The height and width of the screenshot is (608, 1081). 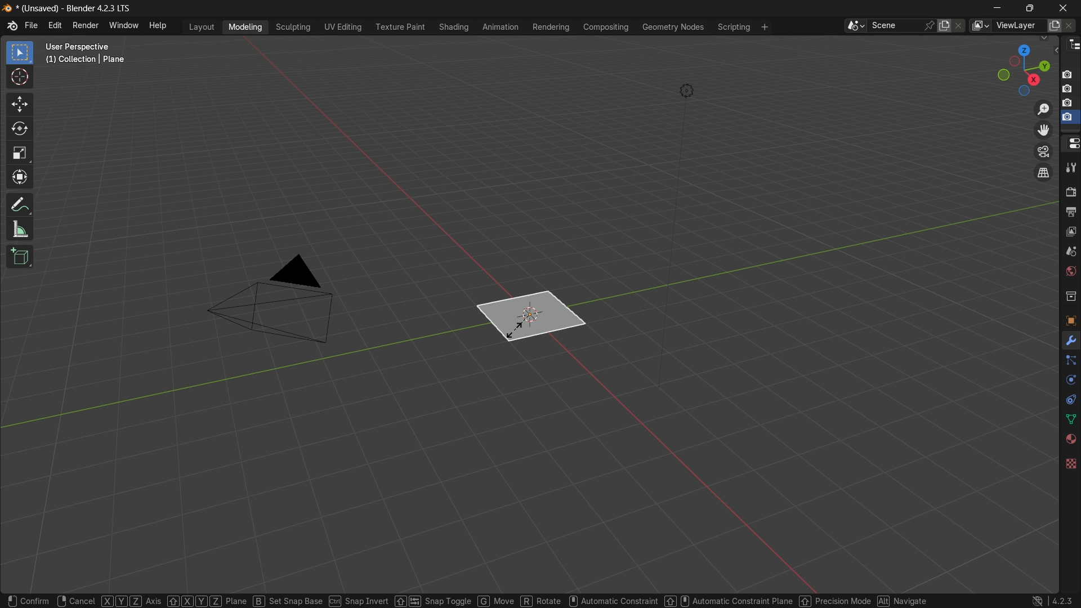 What do you see at coordinates (502, 27) in the screenshot?
I see `animation` at bounding box center [502, 27].